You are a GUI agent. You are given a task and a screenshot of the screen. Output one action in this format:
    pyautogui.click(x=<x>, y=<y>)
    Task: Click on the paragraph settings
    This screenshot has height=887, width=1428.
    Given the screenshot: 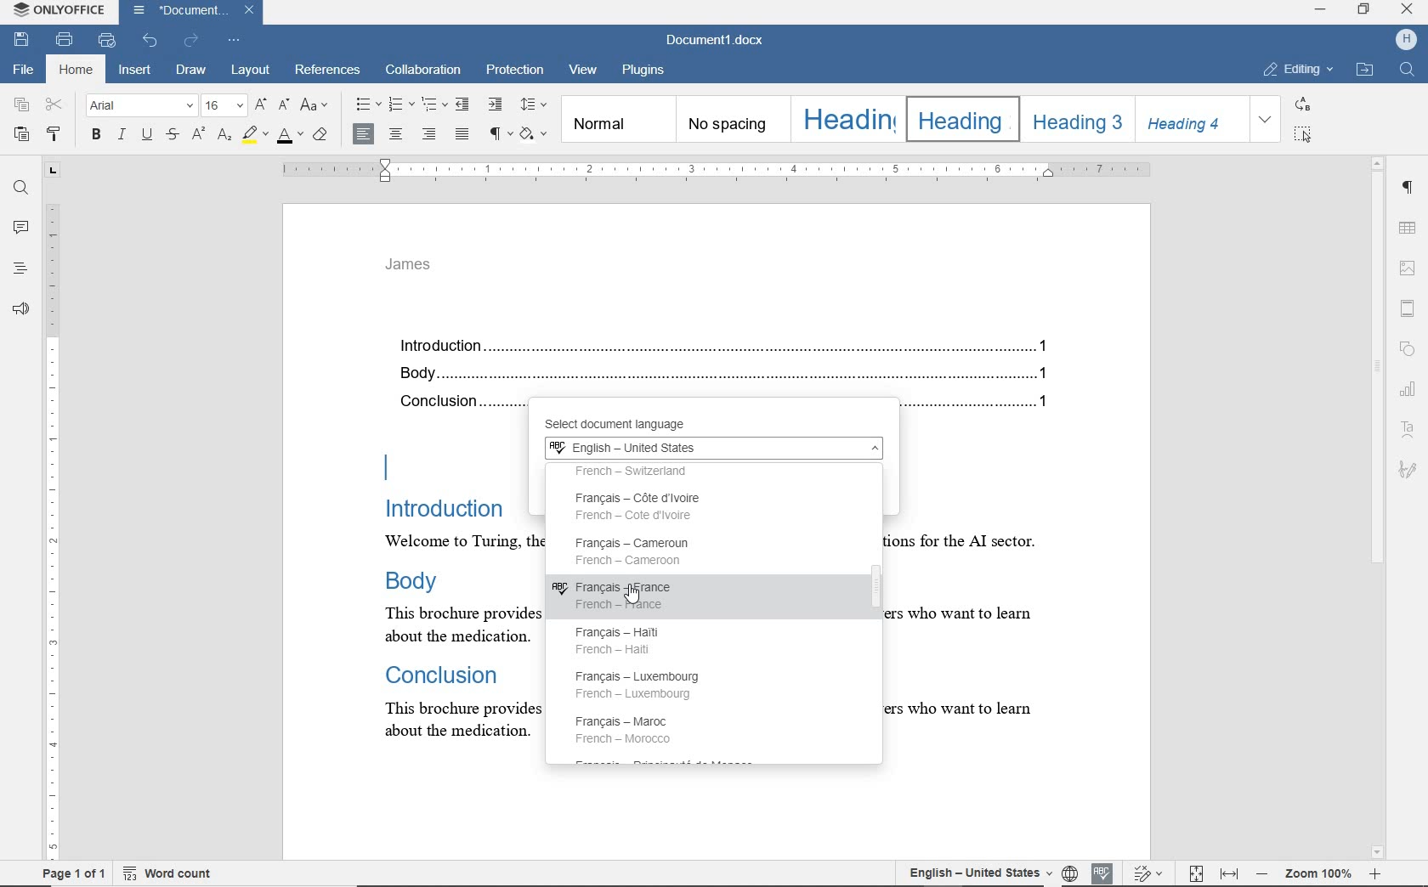 What is the action you would take?
    pyautogui.click(x=1409, y=190)
    